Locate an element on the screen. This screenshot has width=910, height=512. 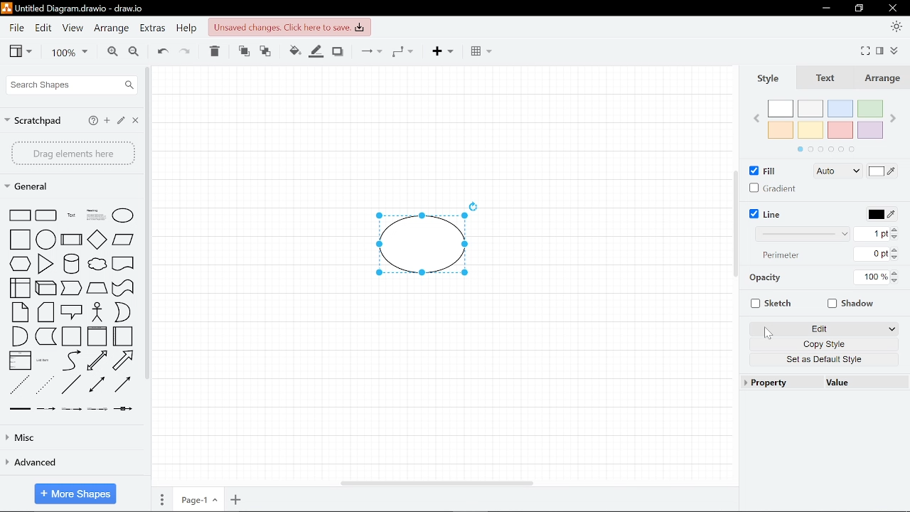
connector is located at coordinates (124, 385).